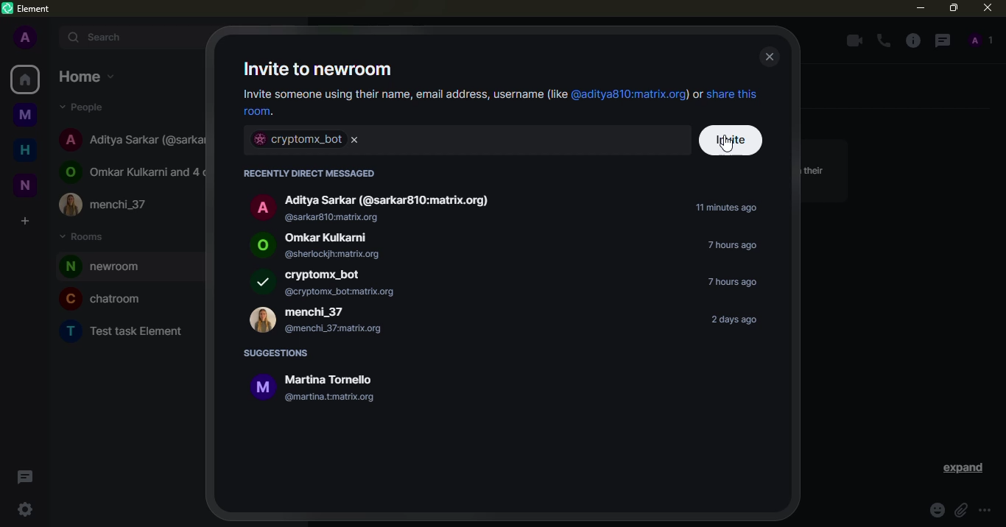 Image resolution: width=1006 pixels, height=527 pixels. What do you see at coordinates (27, 221) in the screenshot?
I see `create space` at bounding box center [27, 221].